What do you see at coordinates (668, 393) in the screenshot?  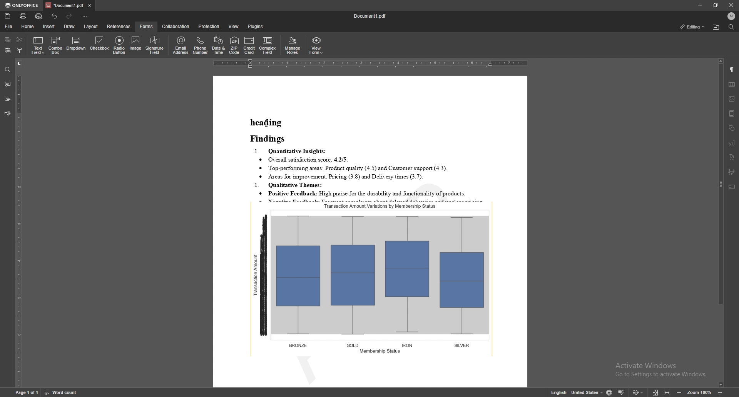 I see `fit to width` at bounding box center [668, 393].